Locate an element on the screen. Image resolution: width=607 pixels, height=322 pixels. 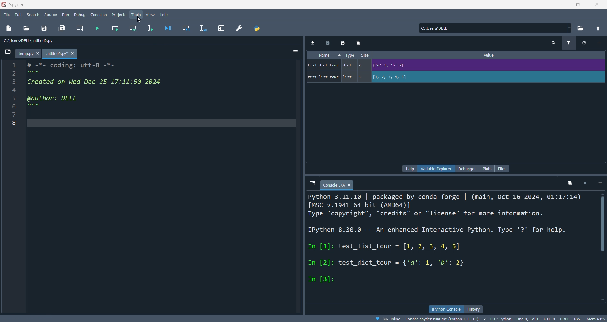
save data as is located at coordinates (344, 43).